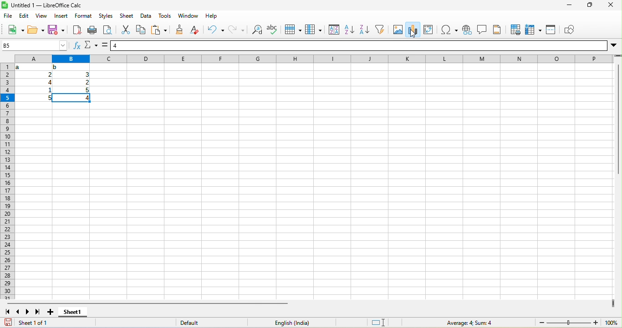 This screenshot has height=328, width=622. Describe the element at coordinates (36, 30) in the screenshot. I see `open` at that location.